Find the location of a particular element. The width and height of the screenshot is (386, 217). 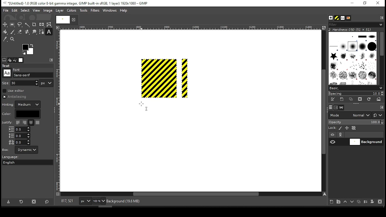

move layer one step up is located at coordinates (345, 202).